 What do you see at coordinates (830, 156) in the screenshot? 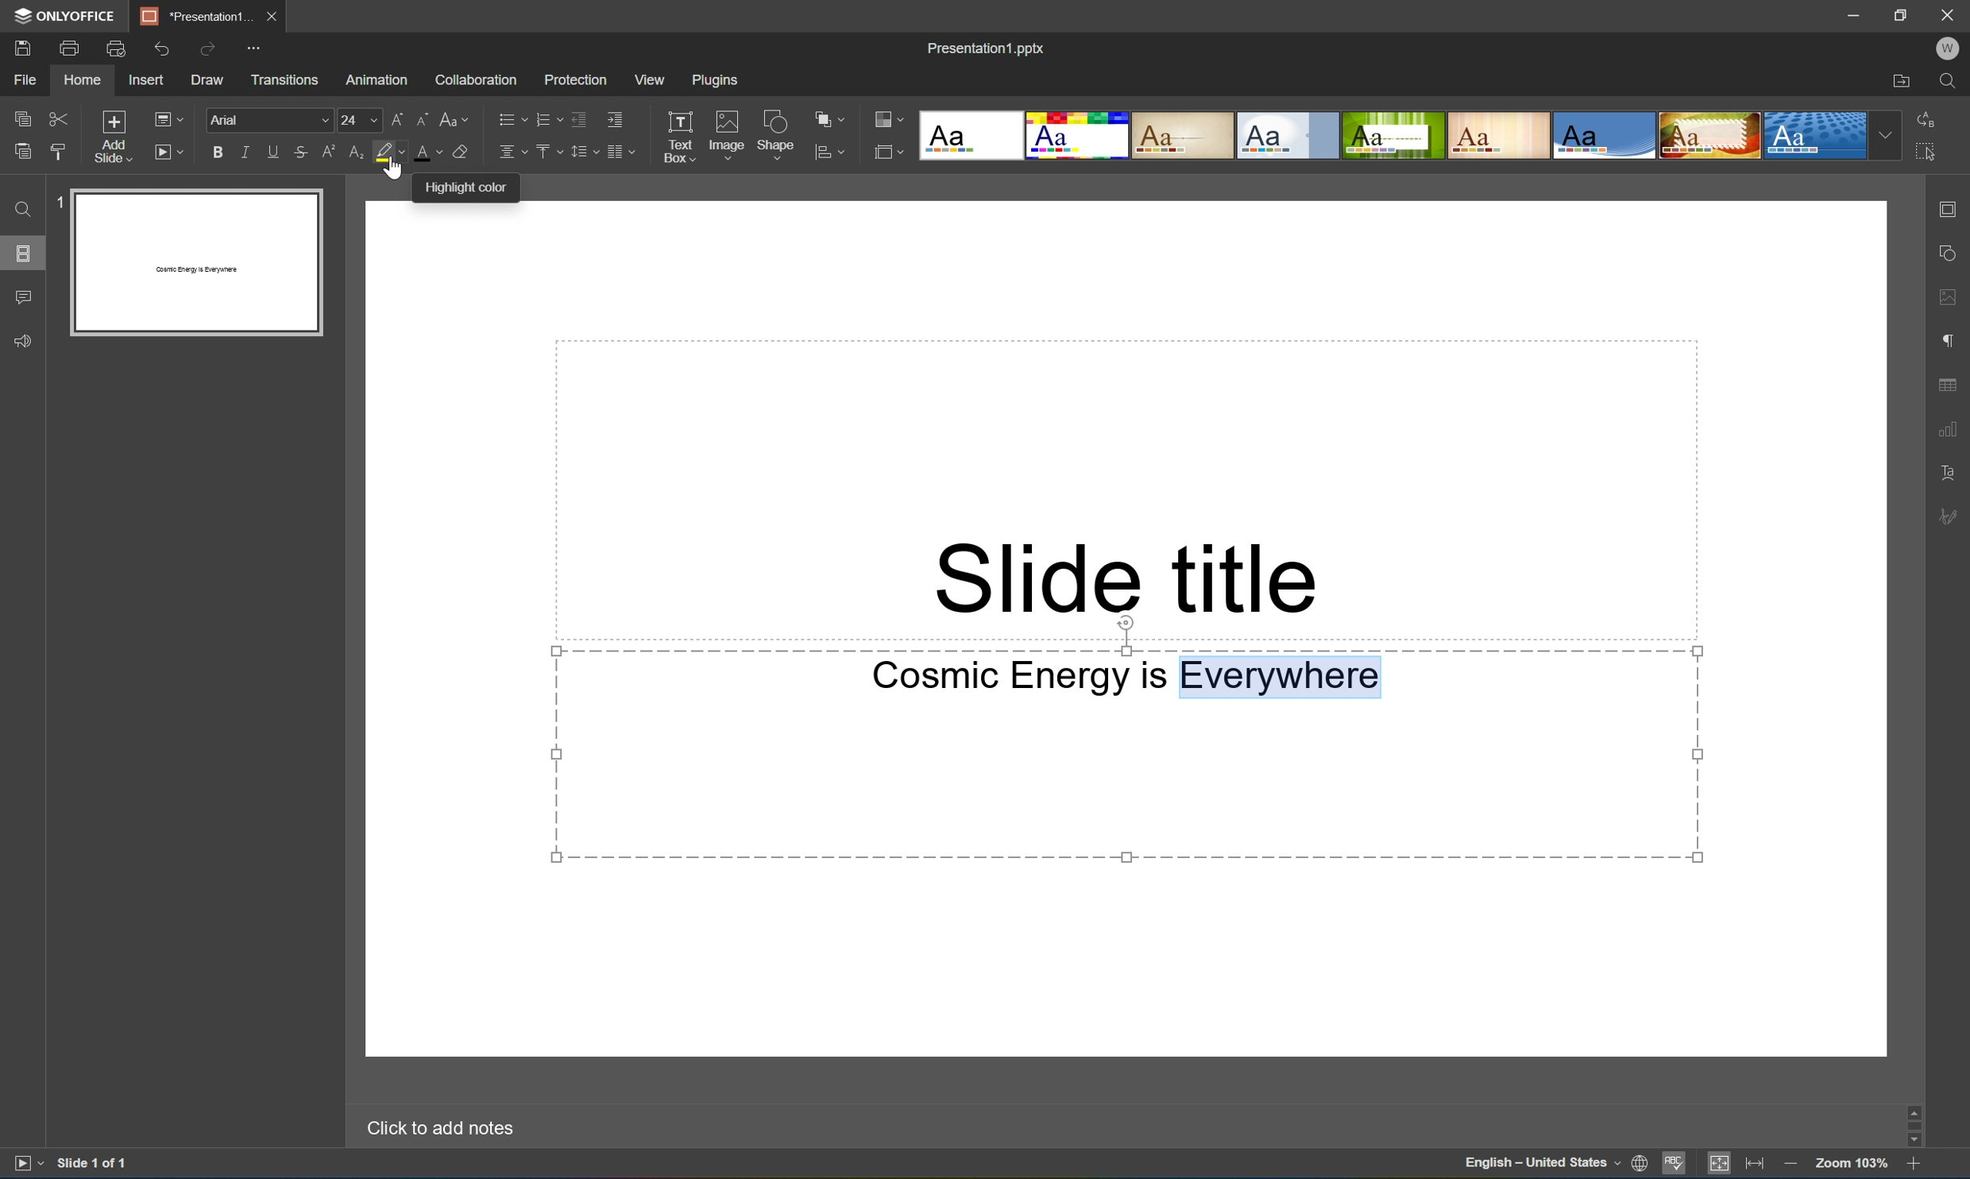
I see `Align shape` at bounding box center [830, 156].